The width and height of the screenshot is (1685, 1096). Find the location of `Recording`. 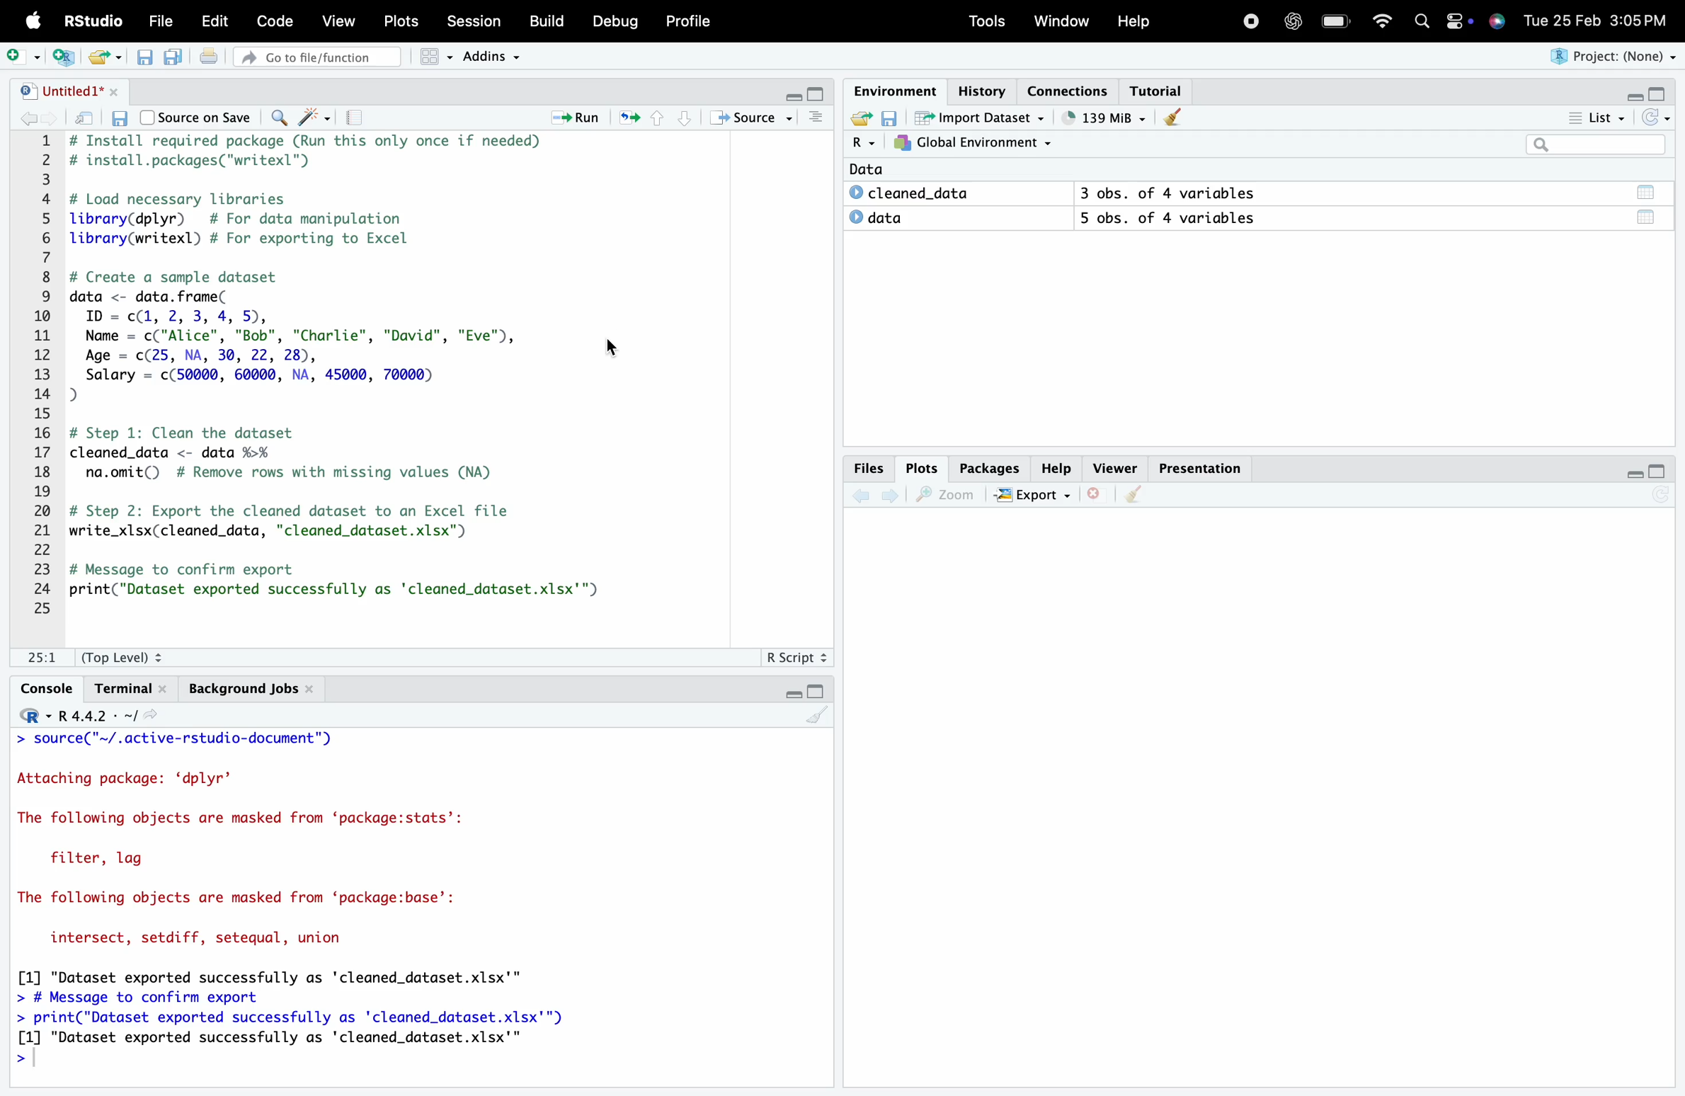

Recording is located at coordinates (1250, 23).